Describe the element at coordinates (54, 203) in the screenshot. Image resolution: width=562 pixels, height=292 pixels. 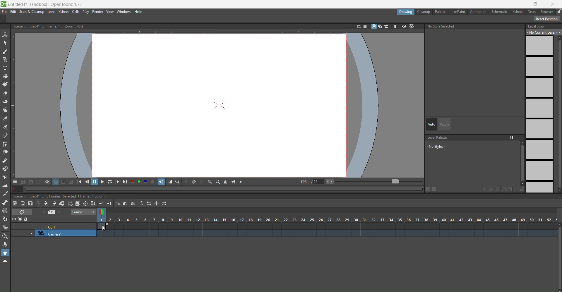
I see `close sub xsheet` at that location.